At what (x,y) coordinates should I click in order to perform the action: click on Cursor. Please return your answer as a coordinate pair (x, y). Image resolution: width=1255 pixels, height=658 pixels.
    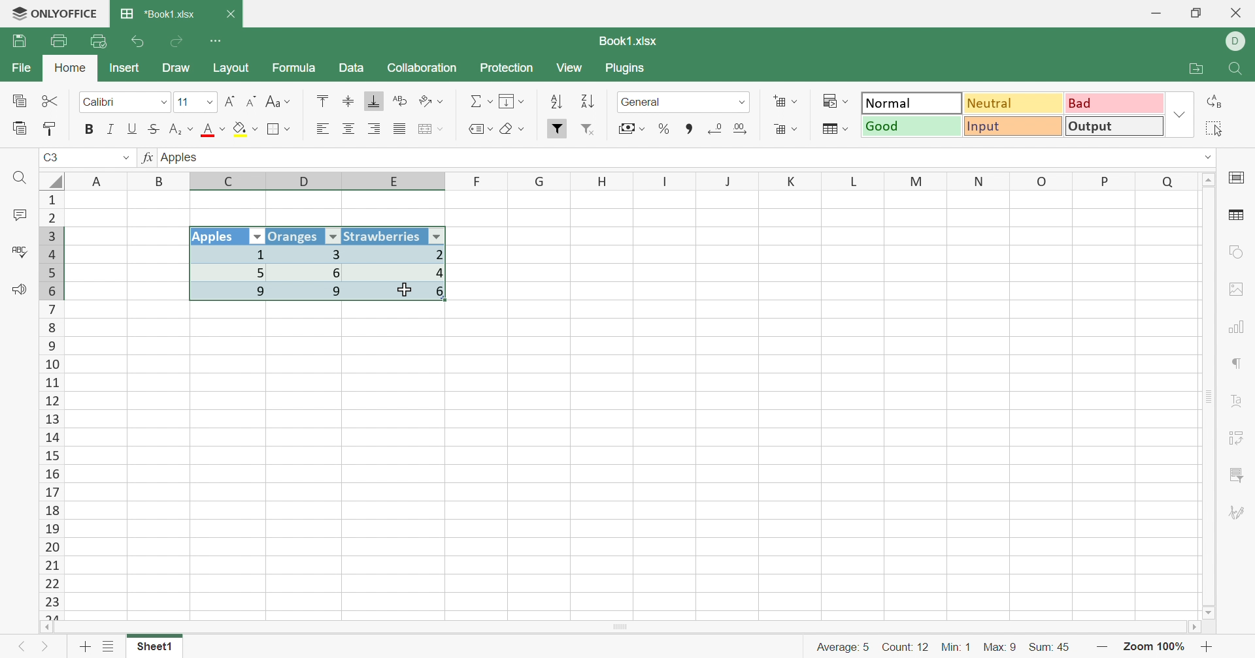
    Looking at the image, I should click on (405, 290).